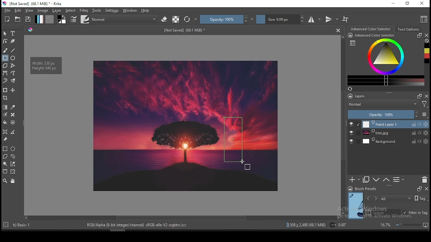 This screenshot has width=431, height=242. What do you see at coordinates (28, 19) in the screenshot?
I see `save` at bounding box center [28, 19].